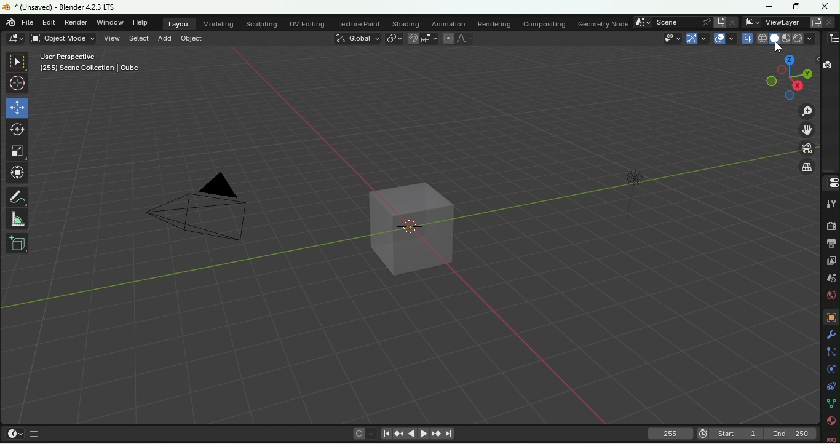 The height and width of the screenshot is (444, 840). Describe the element at coordinates (796, 85) in the screenshot. I see `Rotate view` at that location.